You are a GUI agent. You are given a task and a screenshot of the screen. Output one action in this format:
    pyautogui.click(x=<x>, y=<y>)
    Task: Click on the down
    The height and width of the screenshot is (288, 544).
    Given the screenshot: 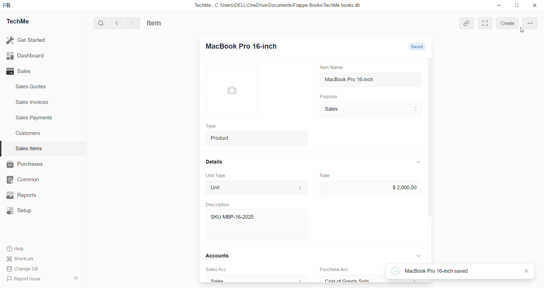 What is the action you would take?
    pyautogui.click(x=419, y=256)
    